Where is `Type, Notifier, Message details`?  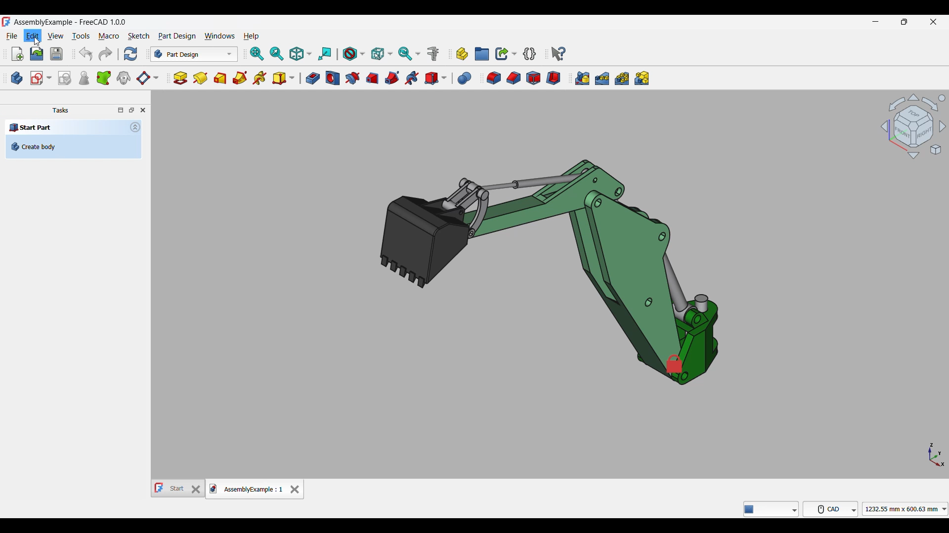
Type, Notifier, Message details is located at coordinates (771, 509).